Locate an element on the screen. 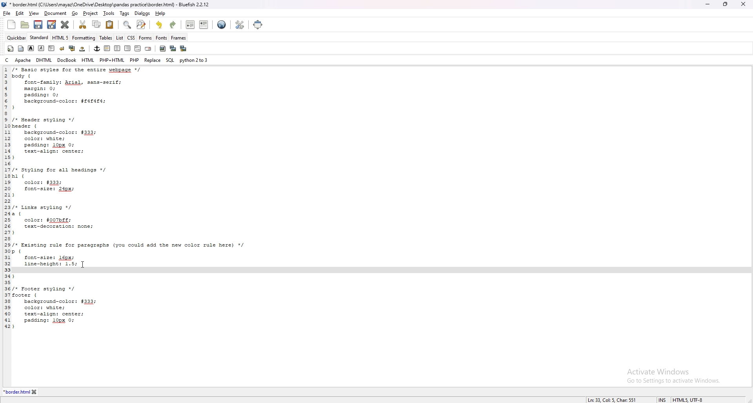 Image resolution: width=753 pixels, height=403 pixels. full screen is located at coordinates (262, 25).